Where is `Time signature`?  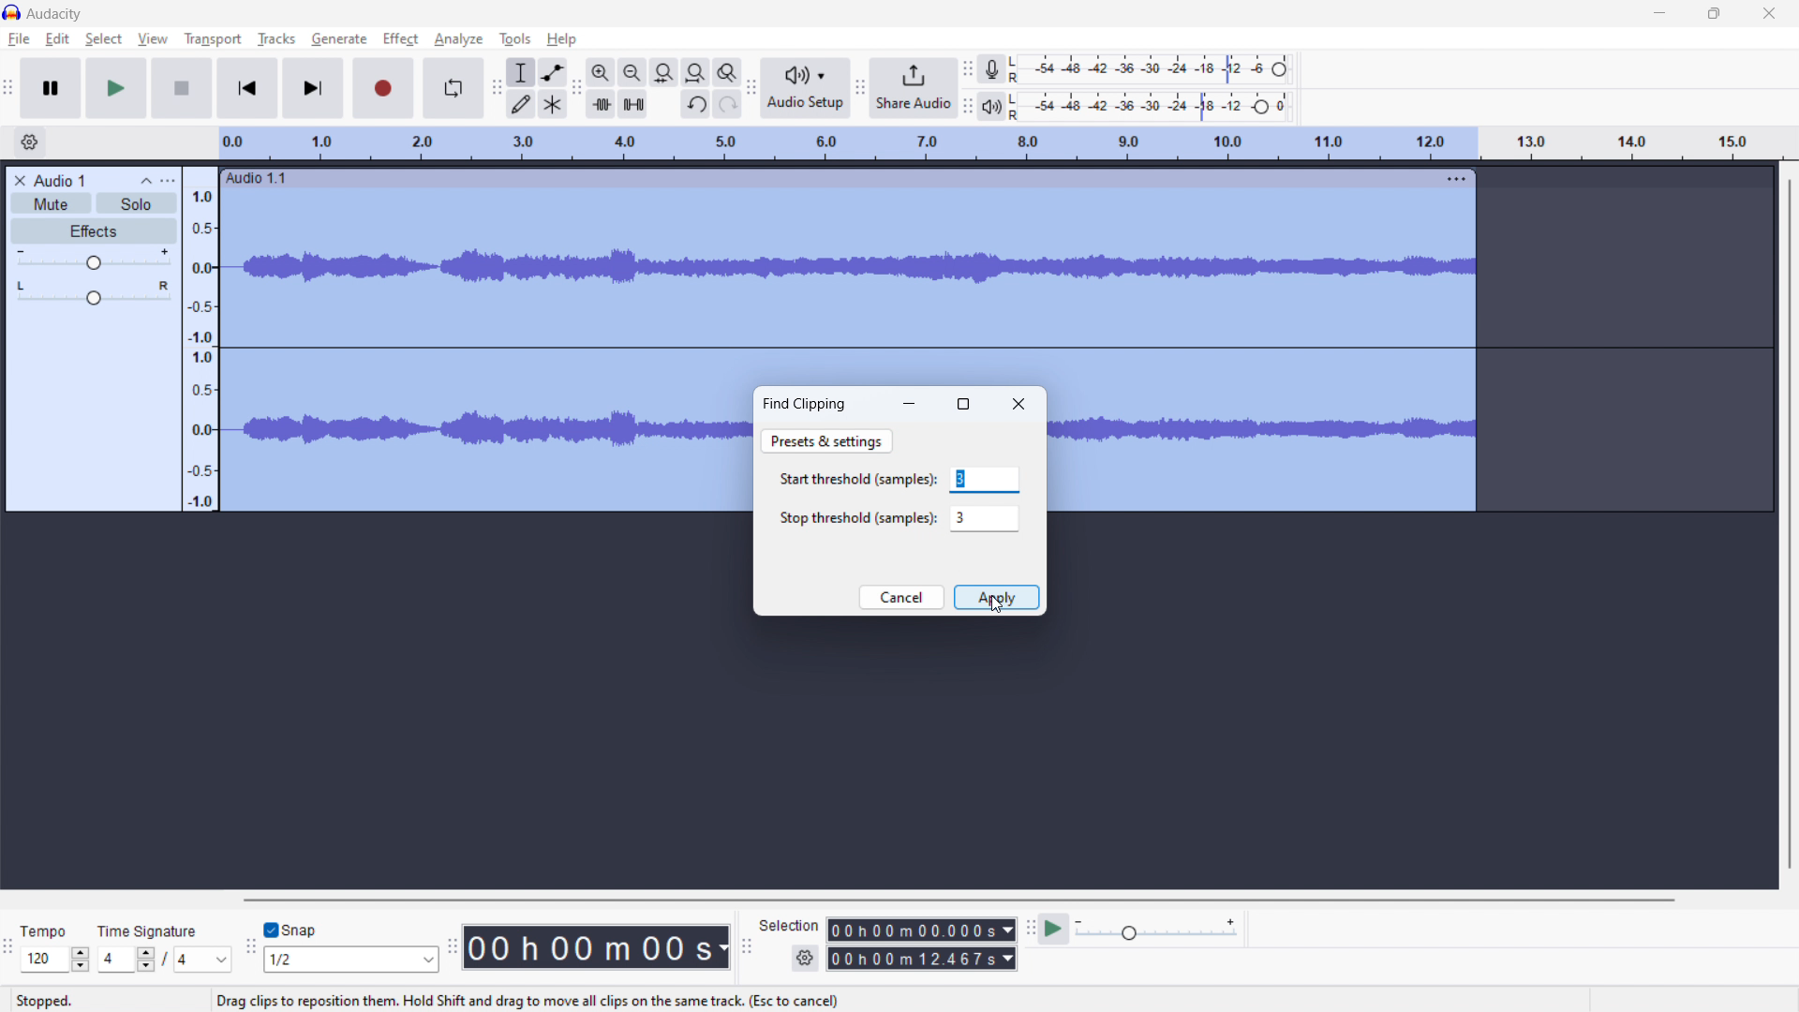
Time signature is located at coordinates (150, 932).